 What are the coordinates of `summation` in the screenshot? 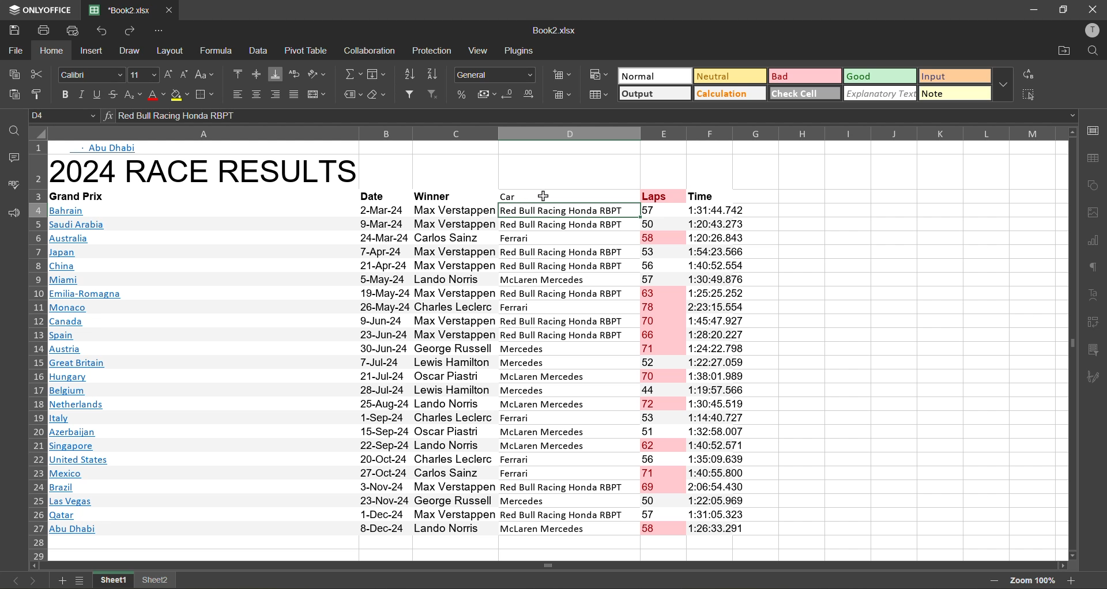 It's located at (352, 75).